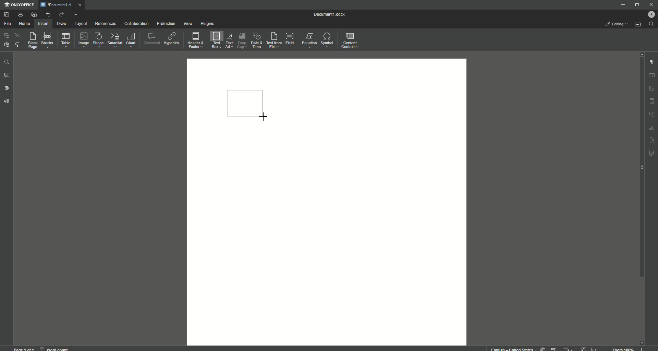 This screenshot has height=351, width=658. What do you see at coordinates (18, 45) in the screenshot?
I see `Choose Styles` at bounding box center [18, 45].